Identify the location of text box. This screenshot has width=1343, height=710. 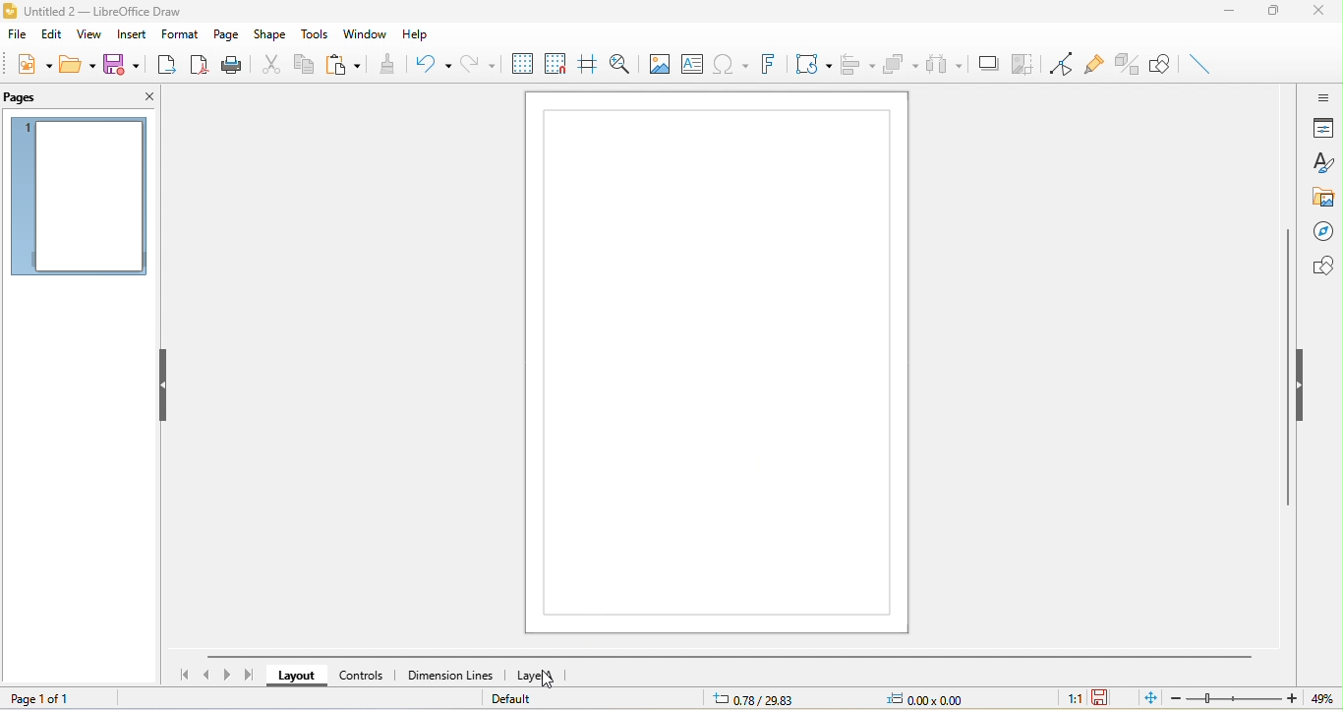
(690, 65).